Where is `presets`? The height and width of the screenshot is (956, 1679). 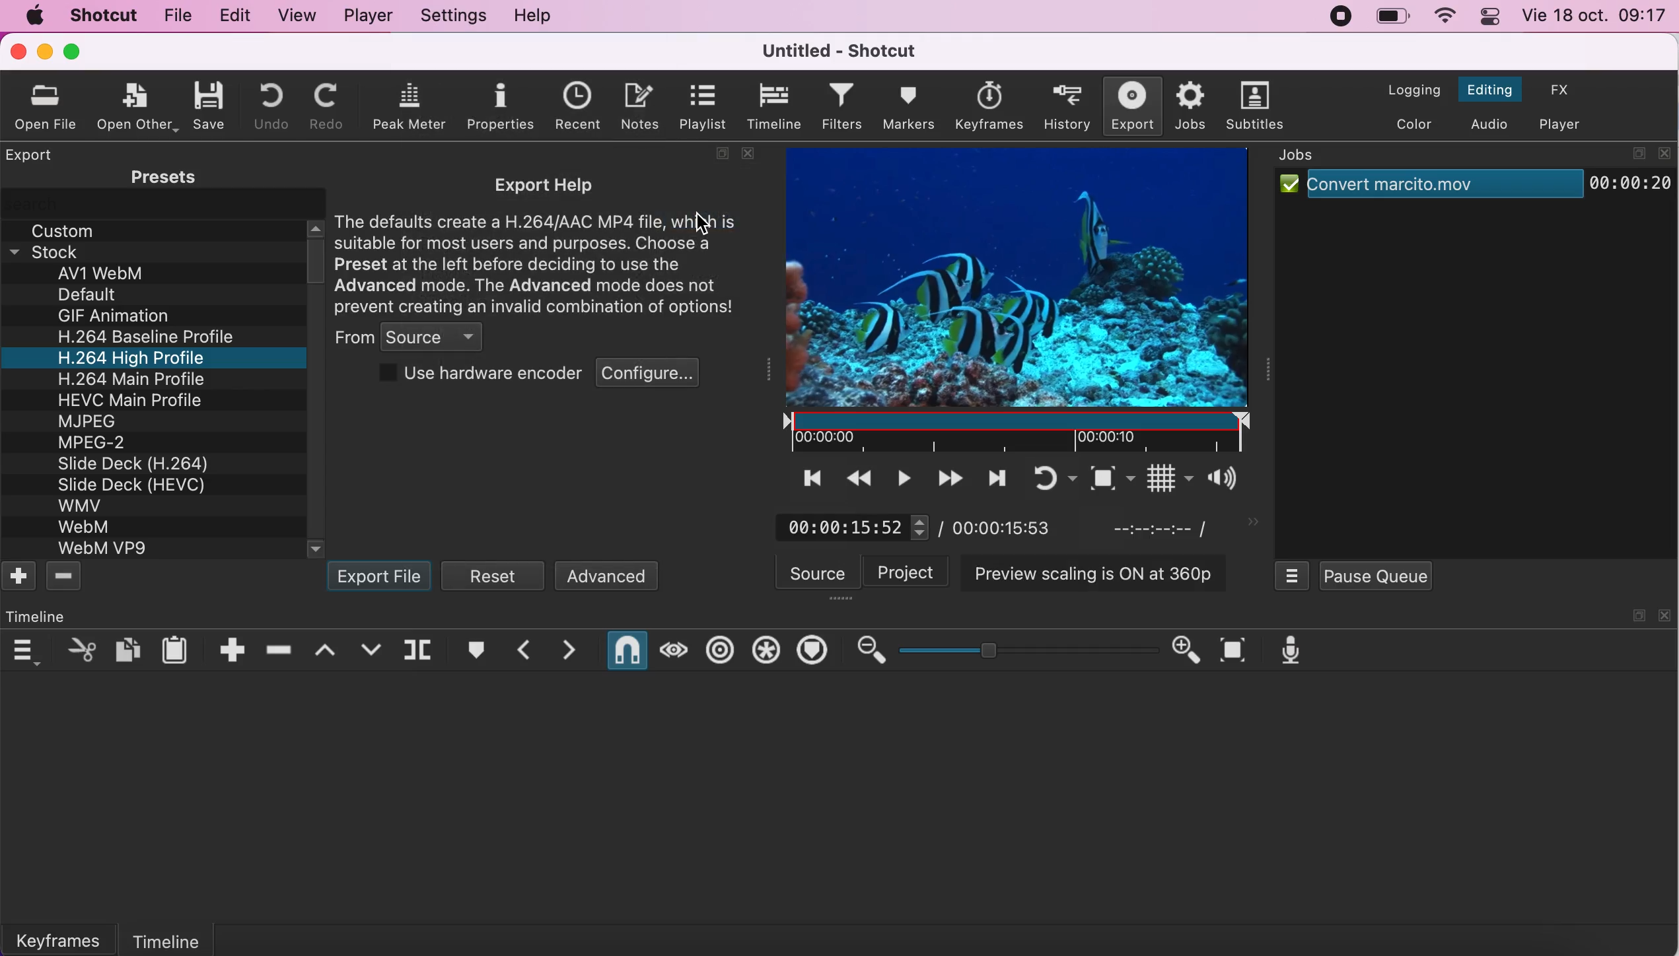
presets is located at coordinates (155, 176).